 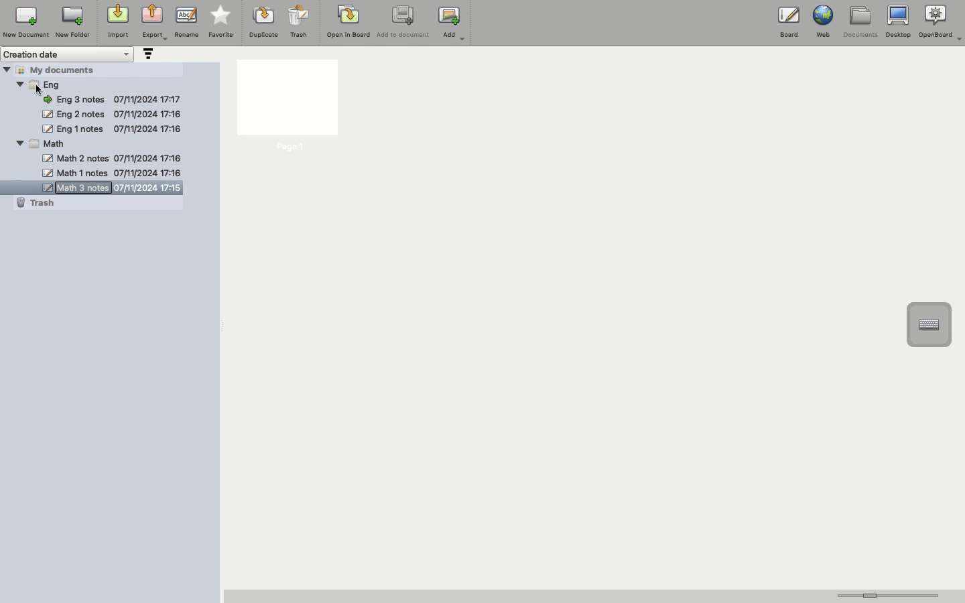 I want to click on Documents, so click(x=860, y=22).